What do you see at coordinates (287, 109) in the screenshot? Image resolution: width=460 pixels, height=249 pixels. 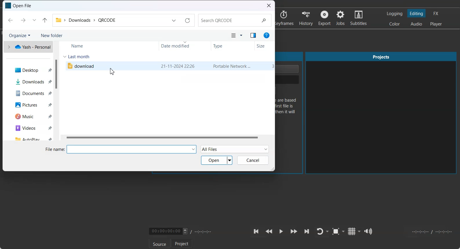 I see `Text` at bounding box center [287, 109].